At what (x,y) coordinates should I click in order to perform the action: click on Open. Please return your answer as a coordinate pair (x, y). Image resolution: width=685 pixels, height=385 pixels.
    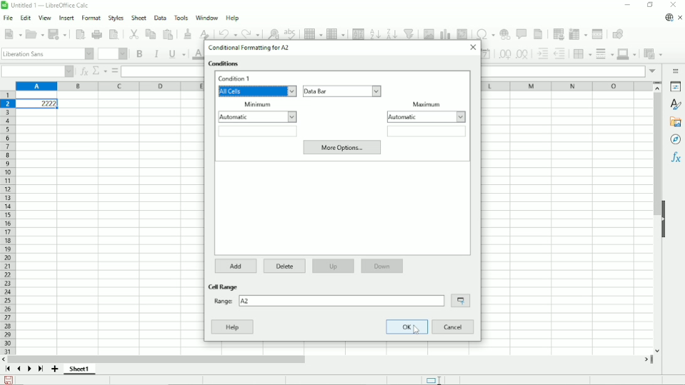
    Looking at the image, I should click on (35, 34).